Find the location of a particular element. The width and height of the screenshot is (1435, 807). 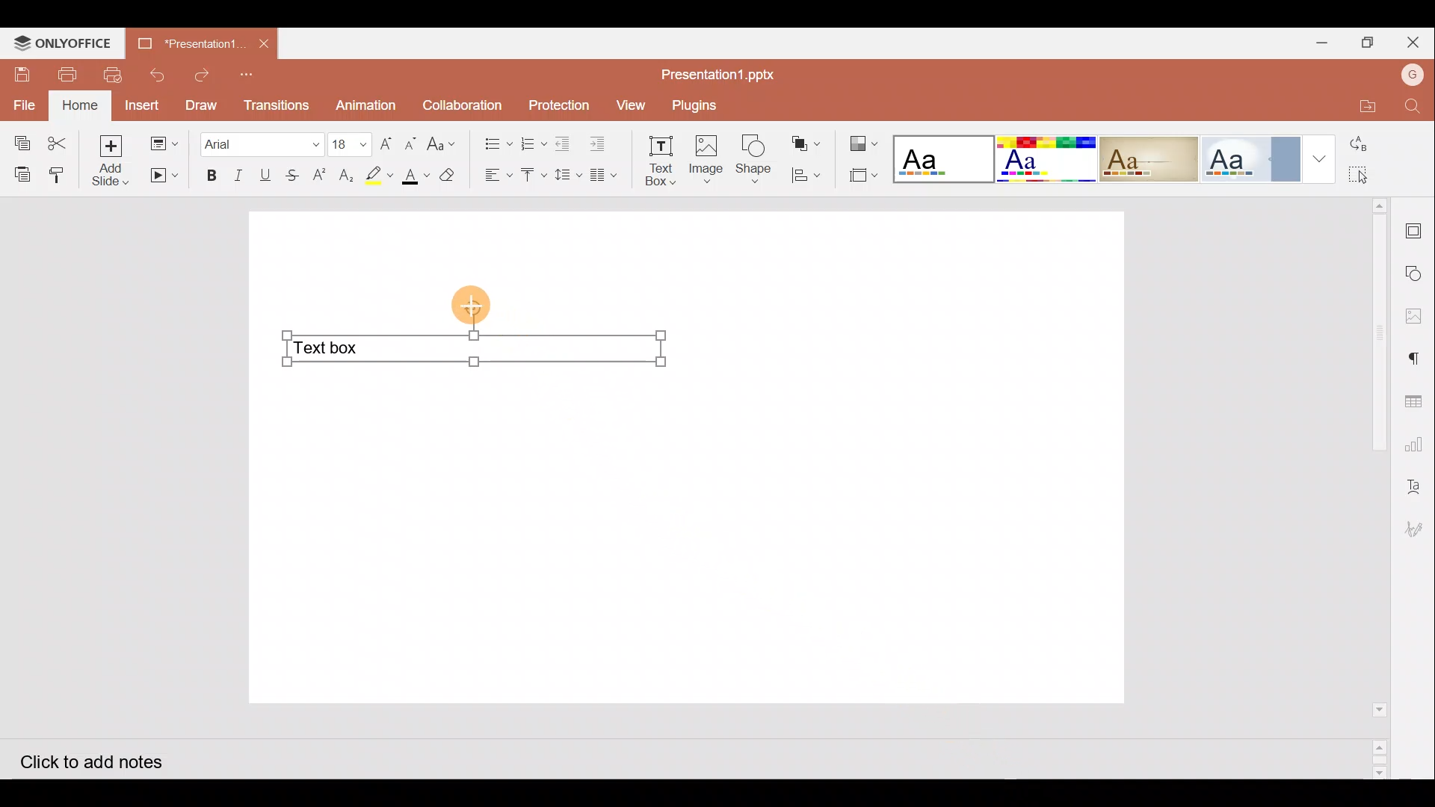

View is located at coordinates (629, 104).